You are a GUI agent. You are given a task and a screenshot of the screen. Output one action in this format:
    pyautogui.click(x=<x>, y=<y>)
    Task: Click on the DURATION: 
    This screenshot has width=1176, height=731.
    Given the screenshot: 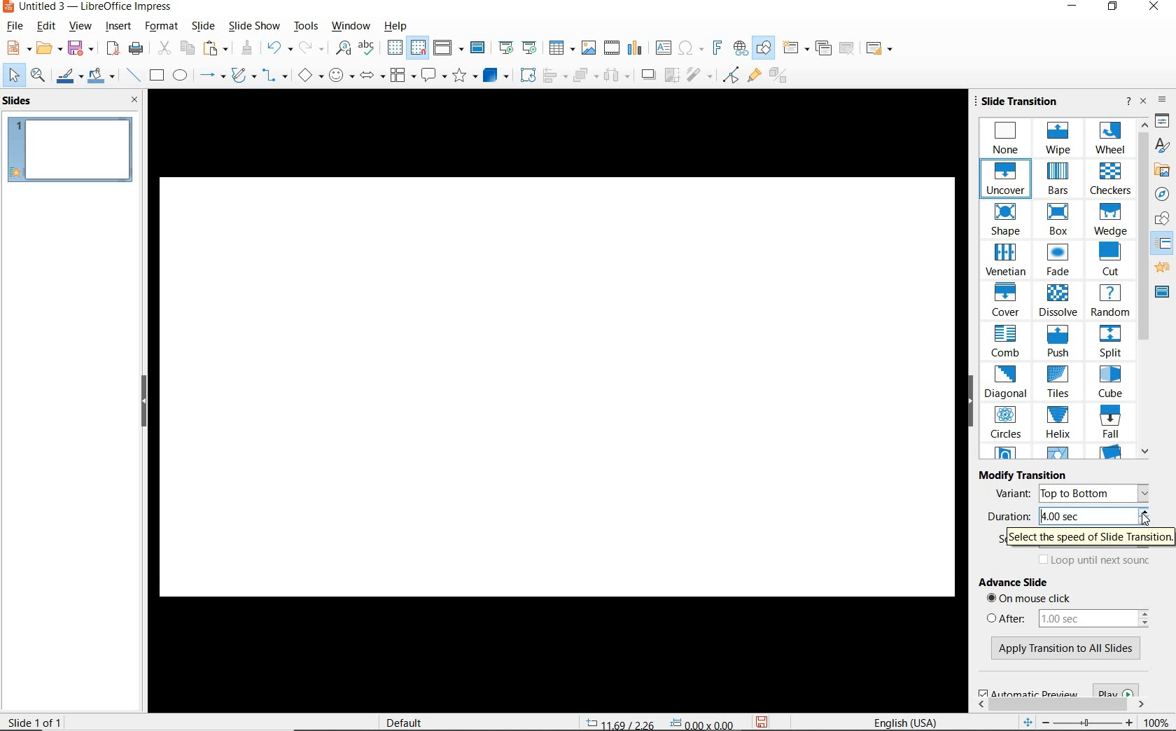 What is the action you would take?
    pyautogui.click(x=1009, y=515)
    